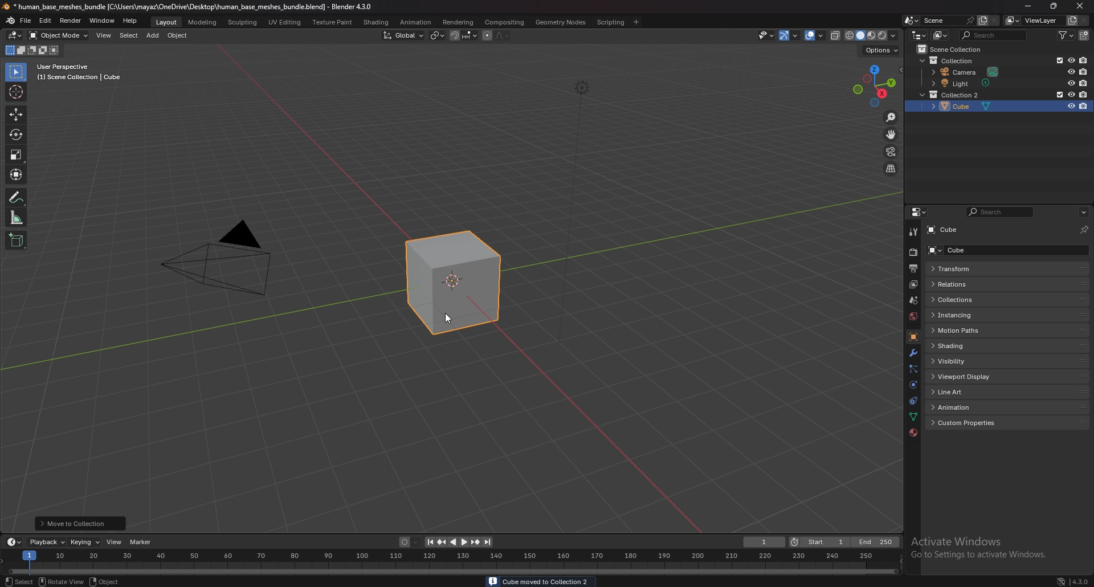 The image size is (1094, 587). What do you see at coordinates (410, 542) in the screenshot?
I see `auto keying` at bounding box center [410, 542].